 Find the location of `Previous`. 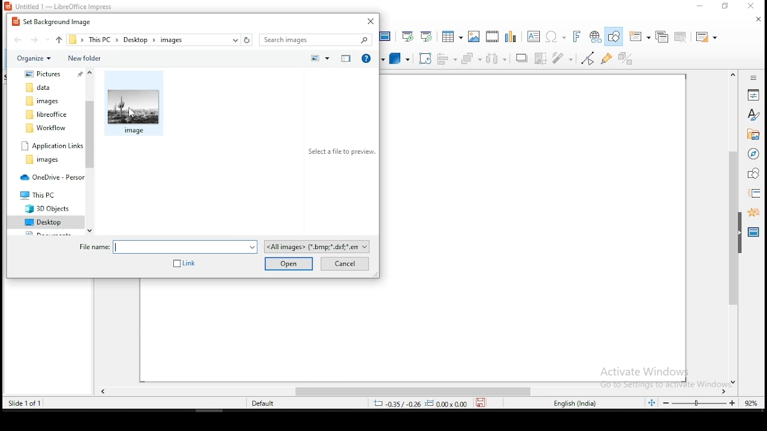

Previous is located at coordinates (59, 40).